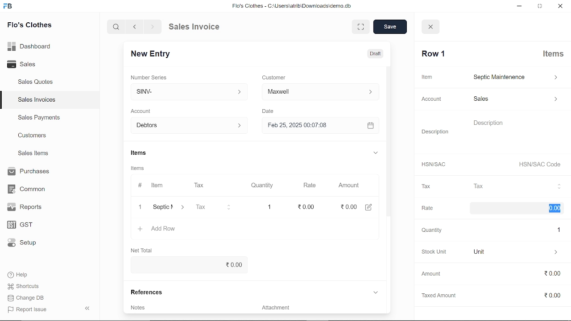 The image size is (571, 321). Describe the element at coordinates (376, 53) in the screenshot. I see `Draft` at that location.